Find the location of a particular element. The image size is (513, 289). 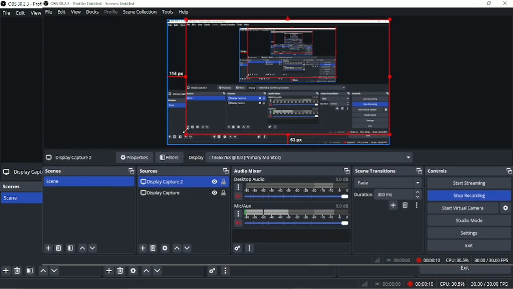

Move source(s) up is located at coordinates (146, 272).